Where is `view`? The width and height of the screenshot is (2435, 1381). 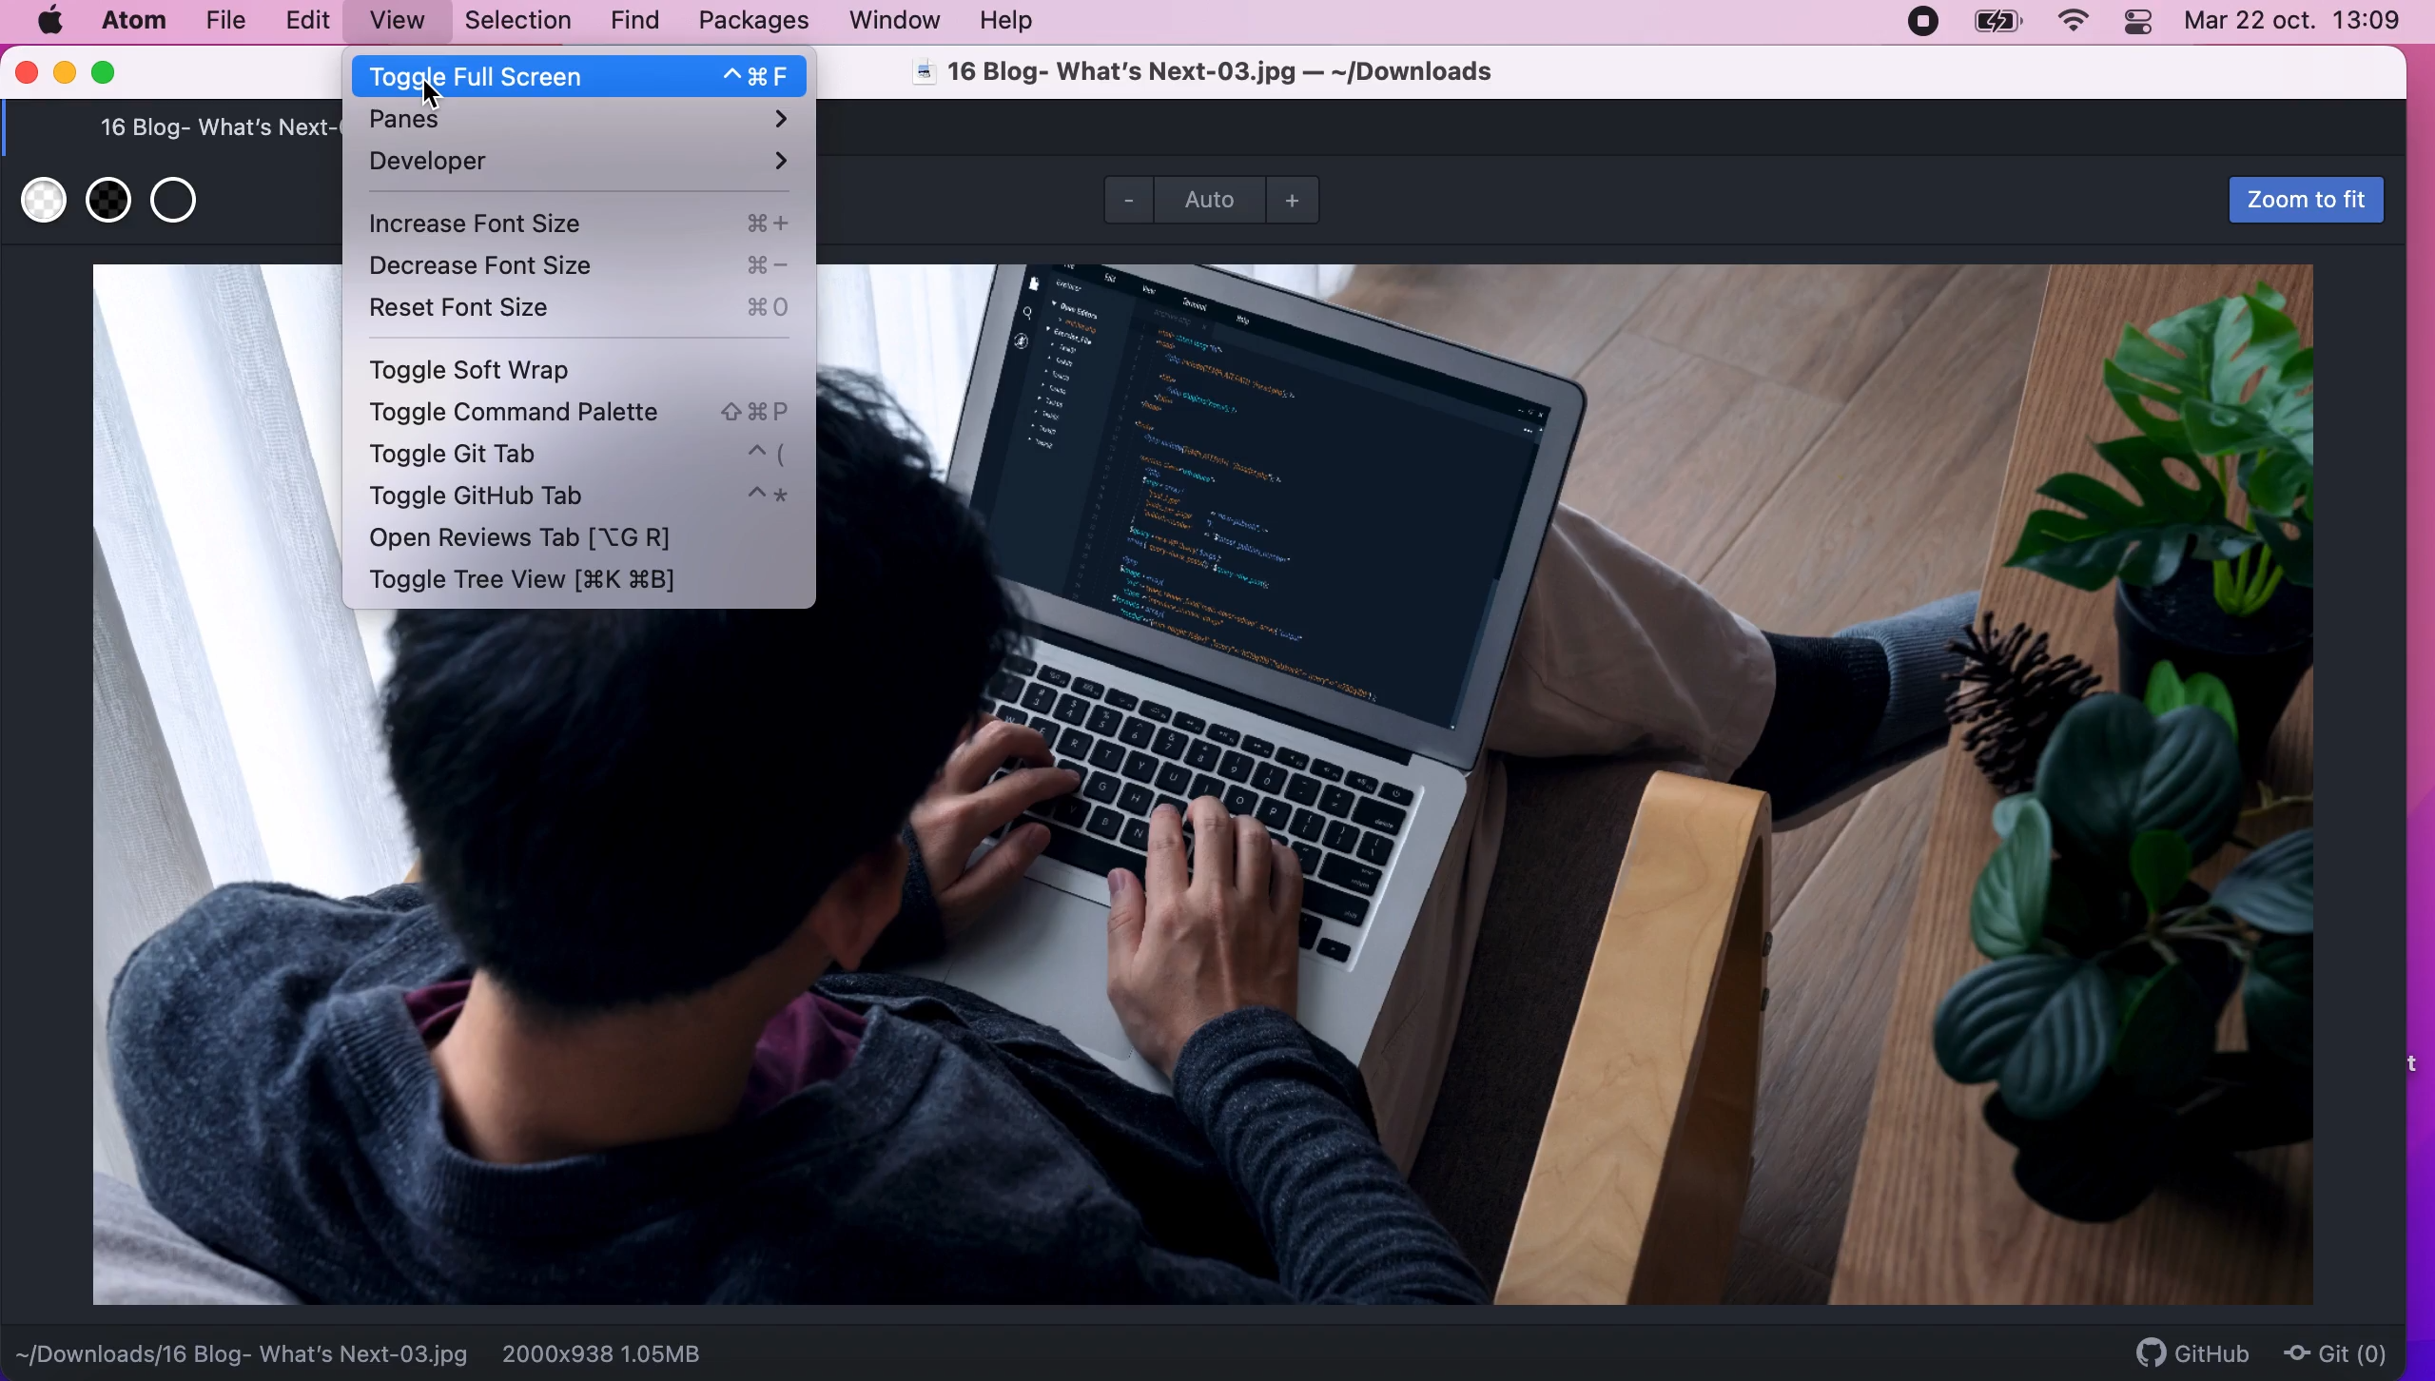
view is located at coordinates (400, 24).